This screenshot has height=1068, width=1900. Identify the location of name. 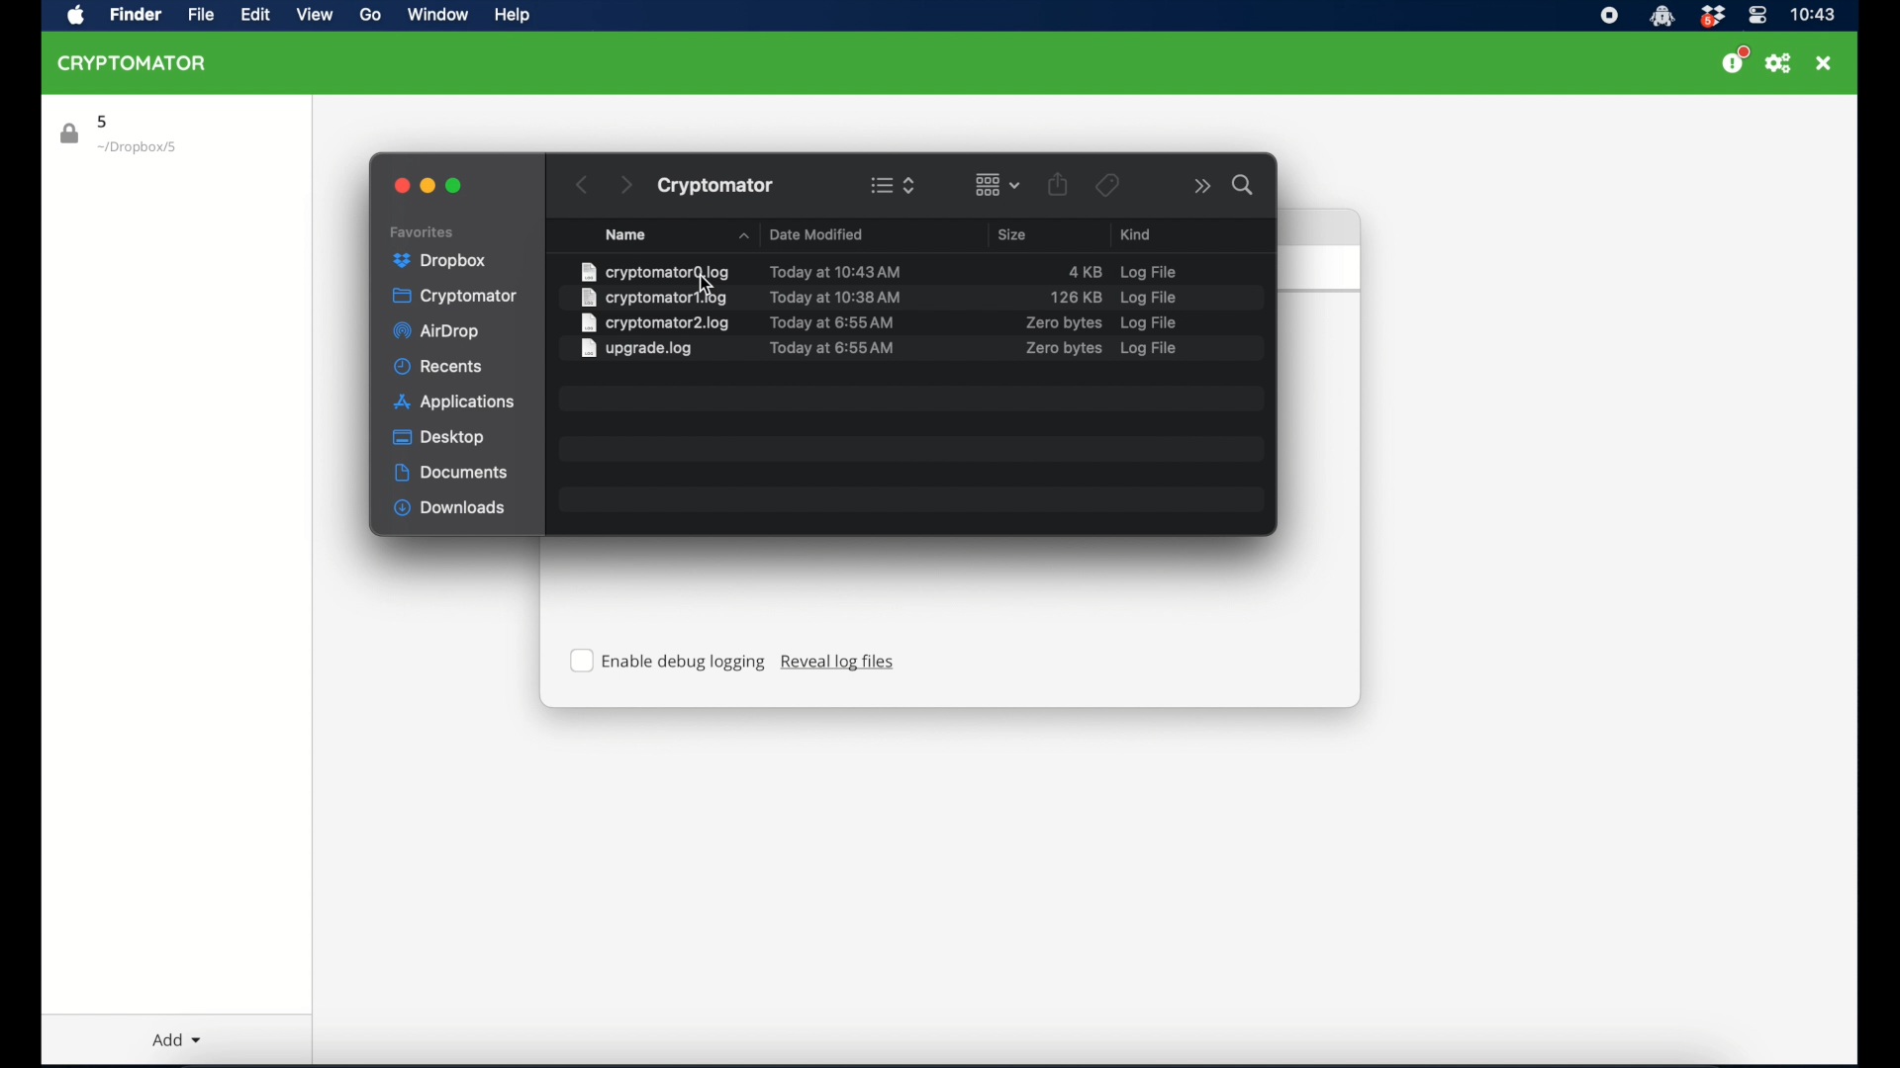
(626, 234).